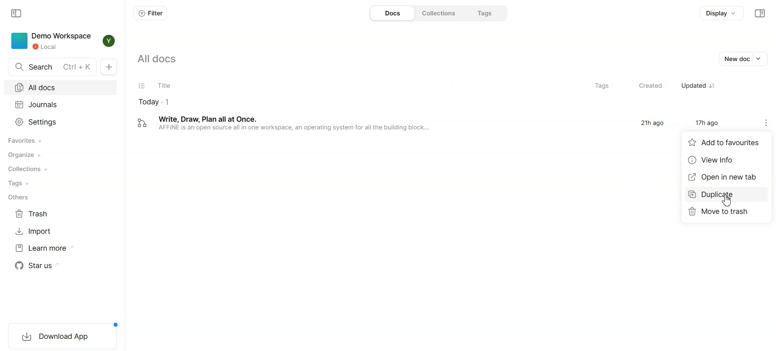  What do you see at coordinates (60, 141) in the screenshot?
I see `Favorites` at bounding box center [60, 141].